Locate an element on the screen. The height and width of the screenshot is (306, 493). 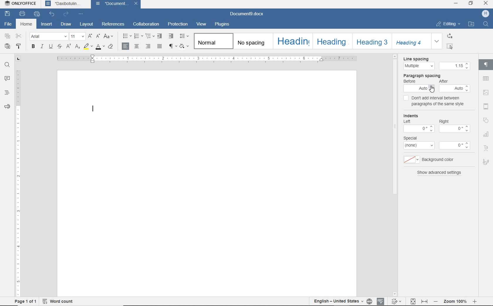
scroll down is located at coordinates (395, 294).